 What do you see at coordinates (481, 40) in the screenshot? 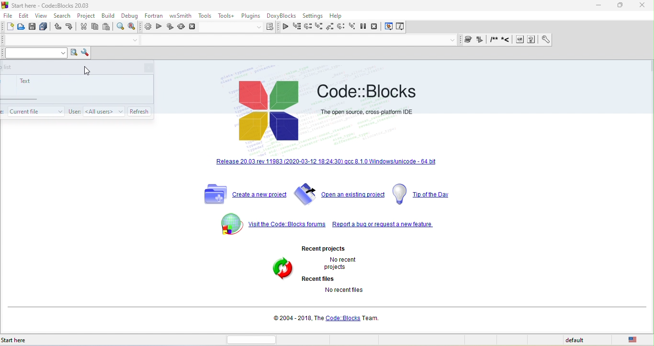
I see `extract documentation` at bounding box center [481, 40].